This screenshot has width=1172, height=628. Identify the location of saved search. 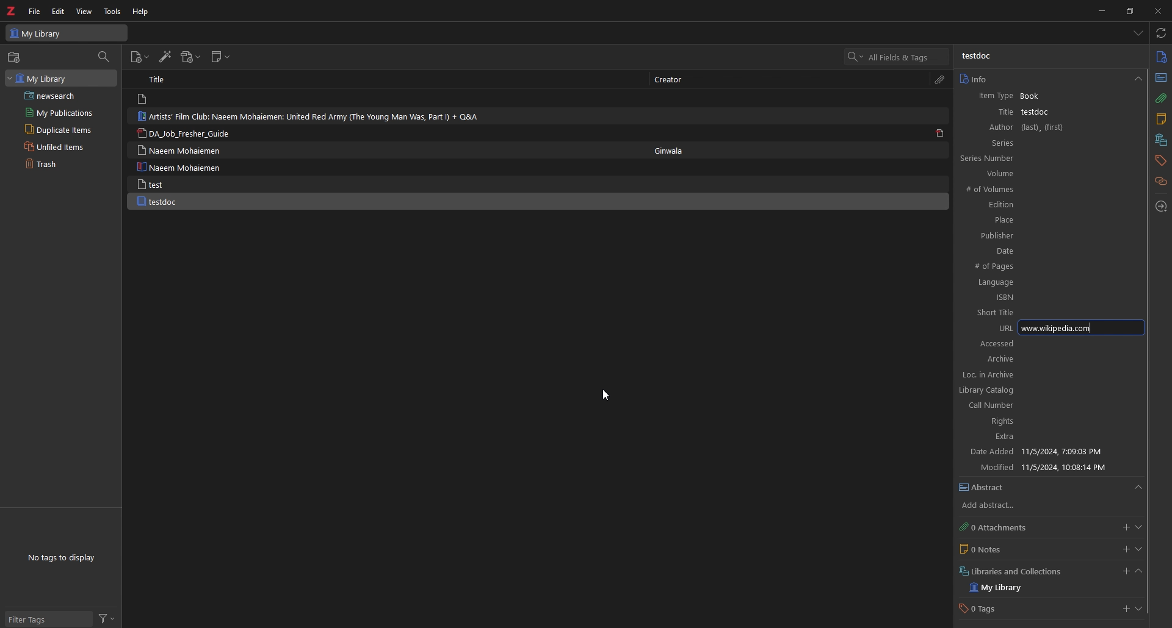
(63, 95).